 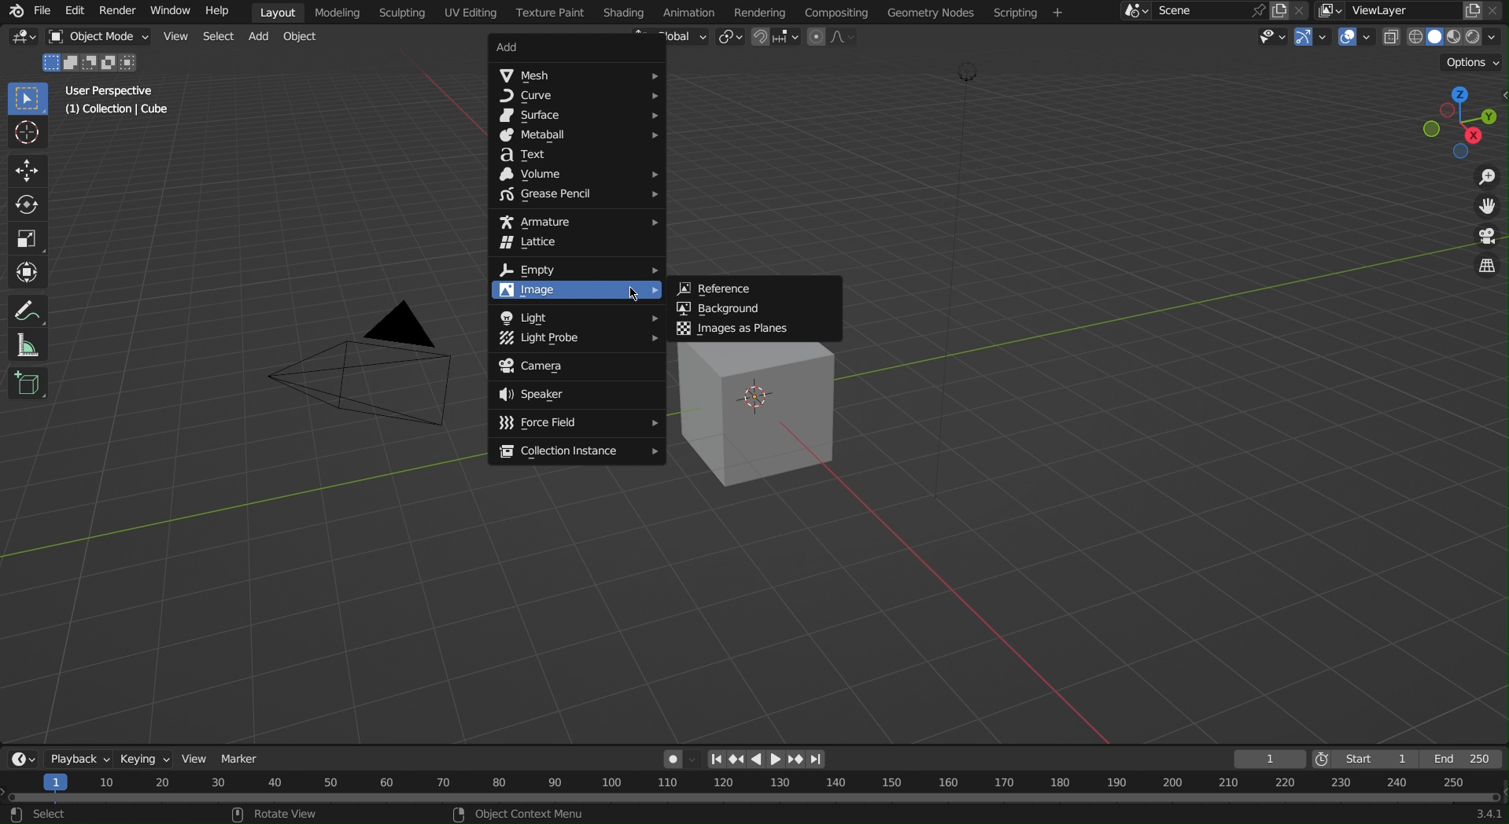 What do you see at coordinates (580, 364) in the screenshot?
I see `Camera` at bounding box center [580, 364].